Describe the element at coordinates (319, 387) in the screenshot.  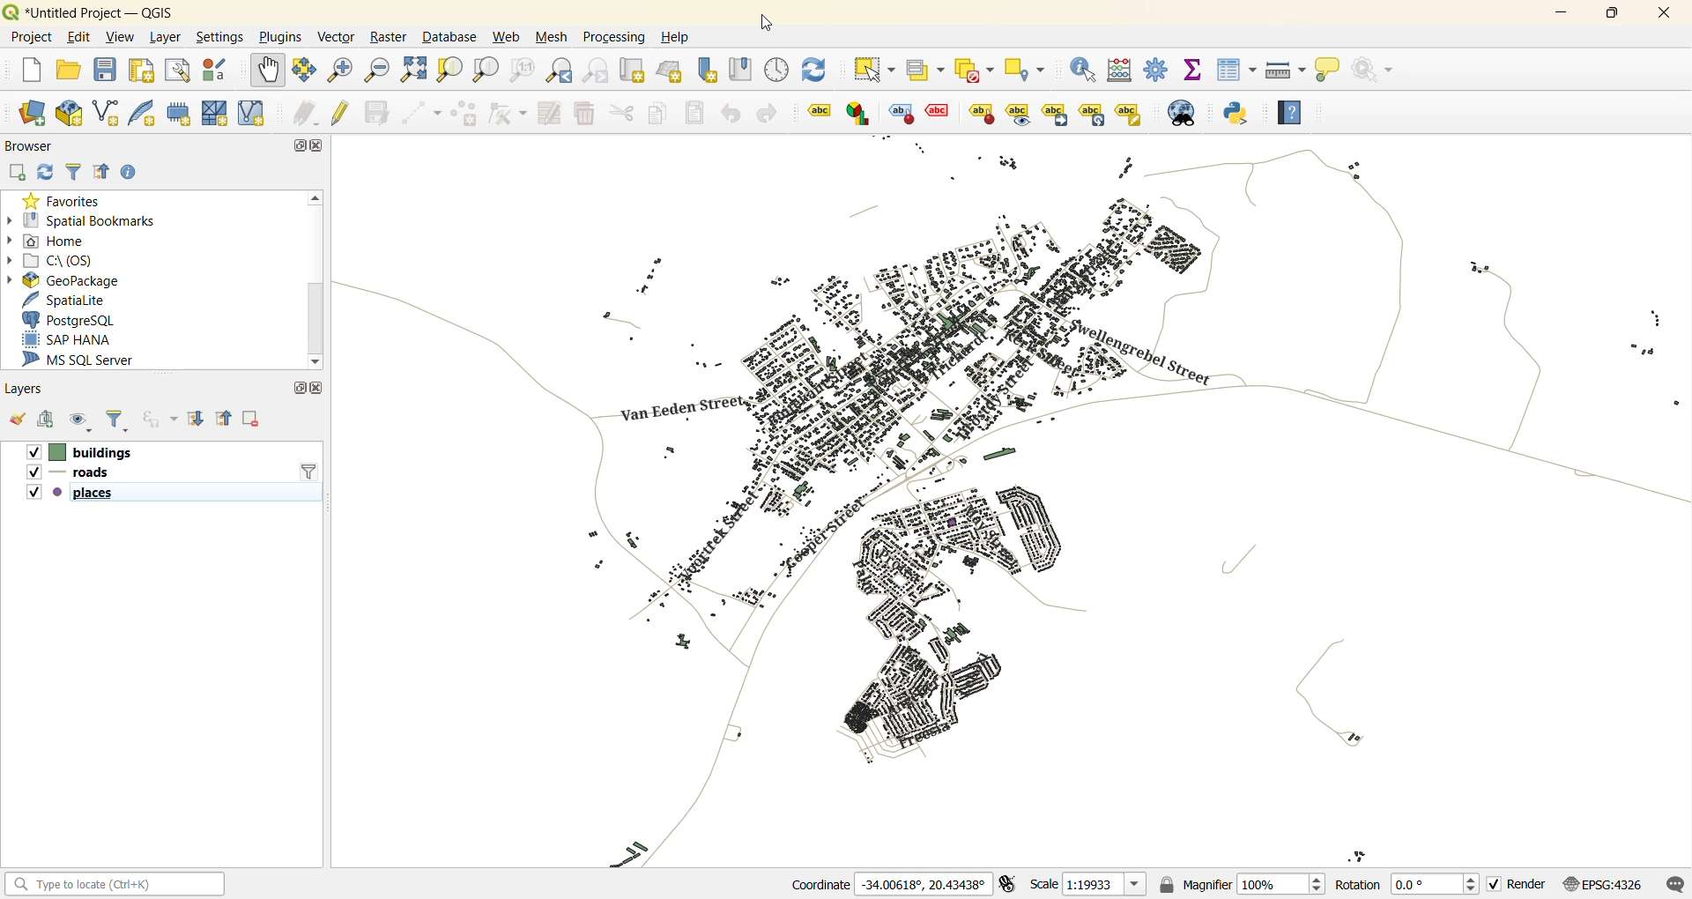
I see `close` at that location.